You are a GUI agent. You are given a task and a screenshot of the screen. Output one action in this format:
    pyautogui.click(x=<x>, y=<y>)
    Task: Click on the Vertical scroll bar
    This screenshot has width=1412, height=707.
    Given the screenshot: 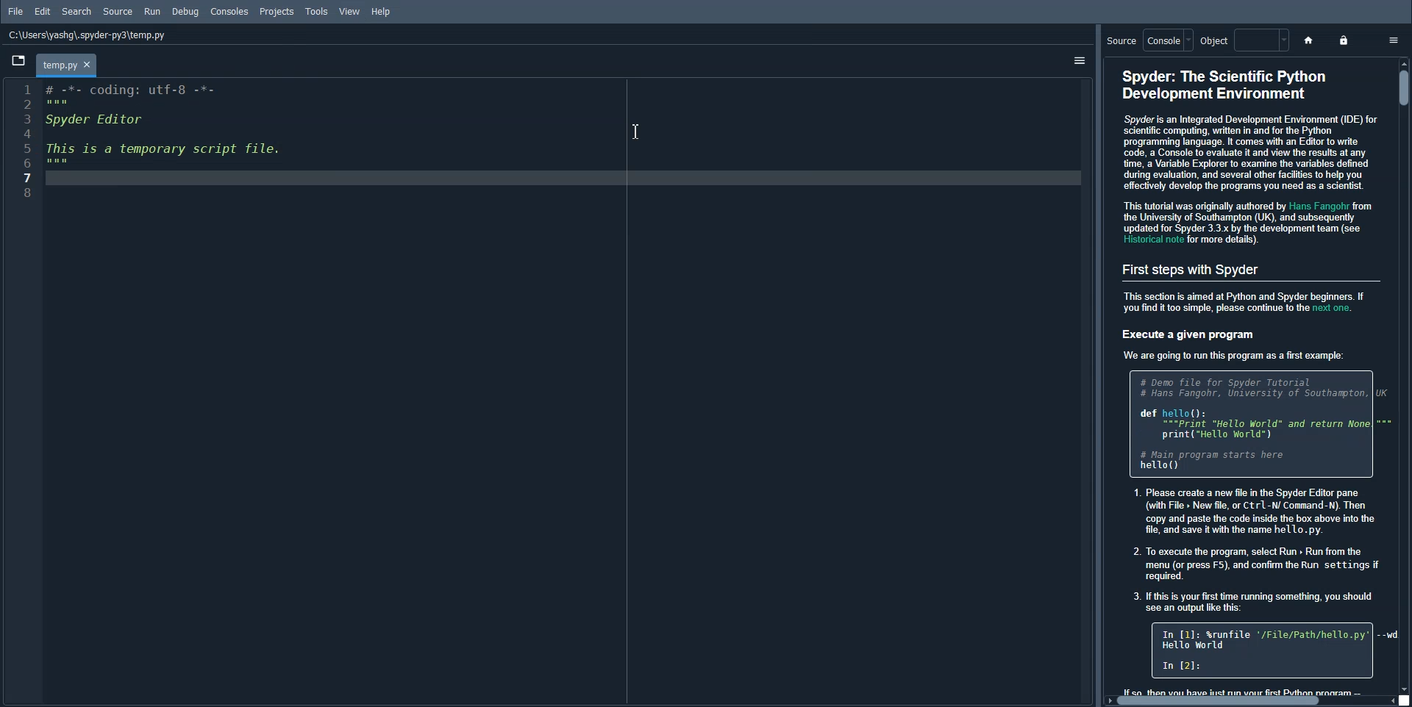 What is the action you would take?
    pyautogui.click(x=1403, y=88)
    